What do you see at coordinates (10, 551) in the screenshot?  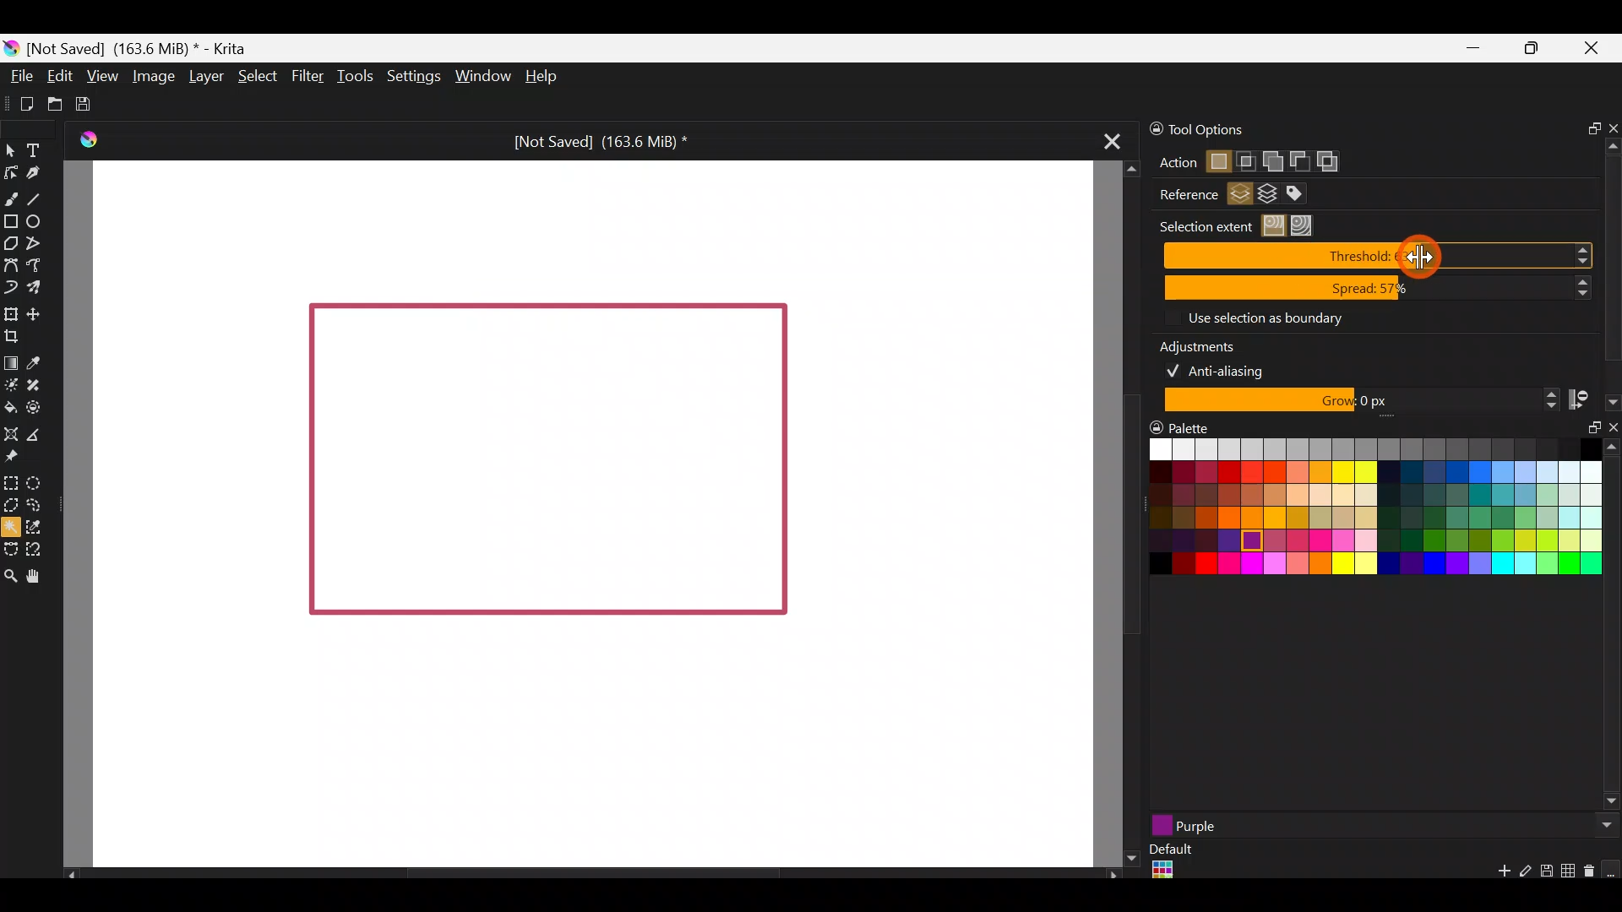 I see `Bezier curve selection tool` at bounding box center [10, 551].